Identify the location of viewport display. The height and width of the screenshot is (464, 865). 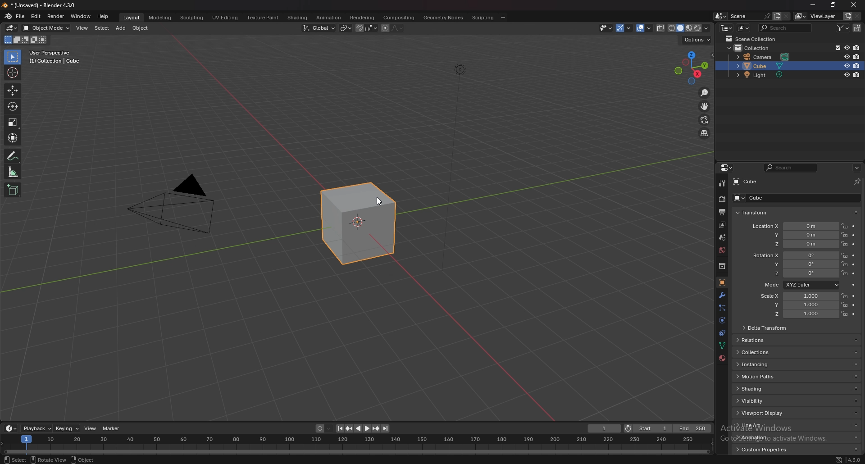
(764, 413).